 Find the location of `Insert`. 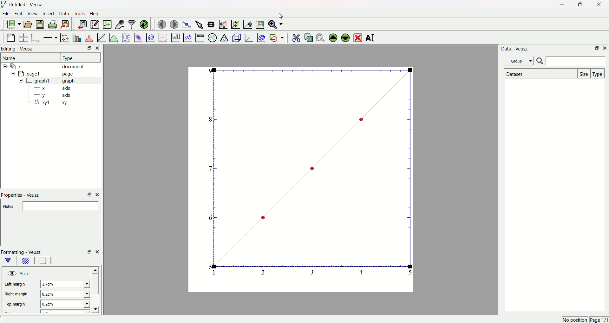

Insert is located at coordinates (49, 14).